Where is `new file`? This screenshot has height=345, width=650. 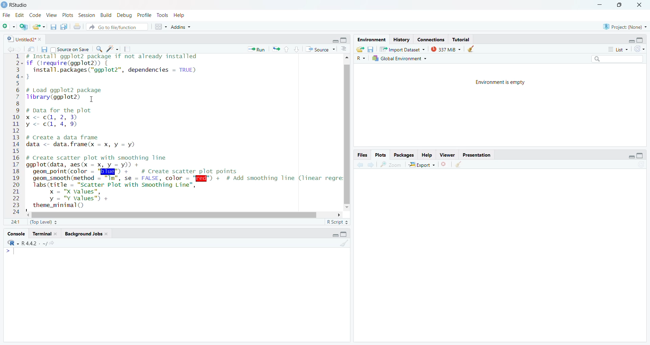
new file is located at coordinates (8, 26).